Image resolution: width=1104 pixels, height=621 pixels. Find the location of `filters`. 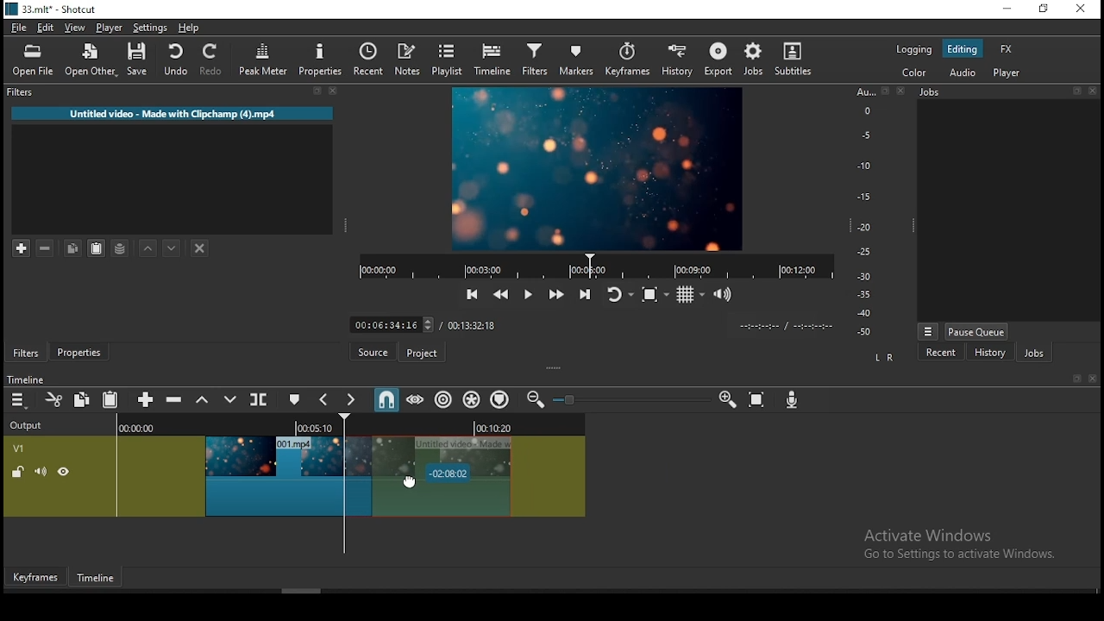

filters is located at coordinates (534, 60).